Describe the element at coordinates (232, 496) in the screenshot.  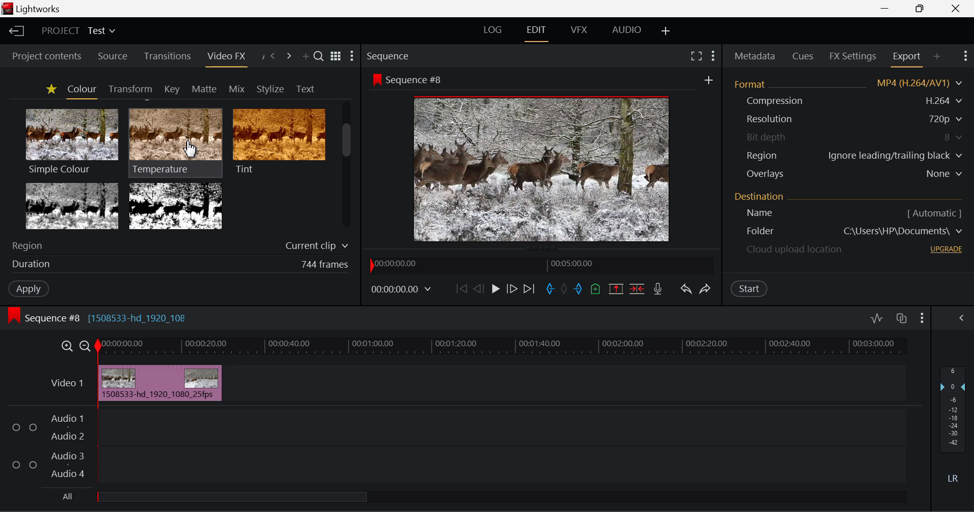
I see `all Audio` at that location.